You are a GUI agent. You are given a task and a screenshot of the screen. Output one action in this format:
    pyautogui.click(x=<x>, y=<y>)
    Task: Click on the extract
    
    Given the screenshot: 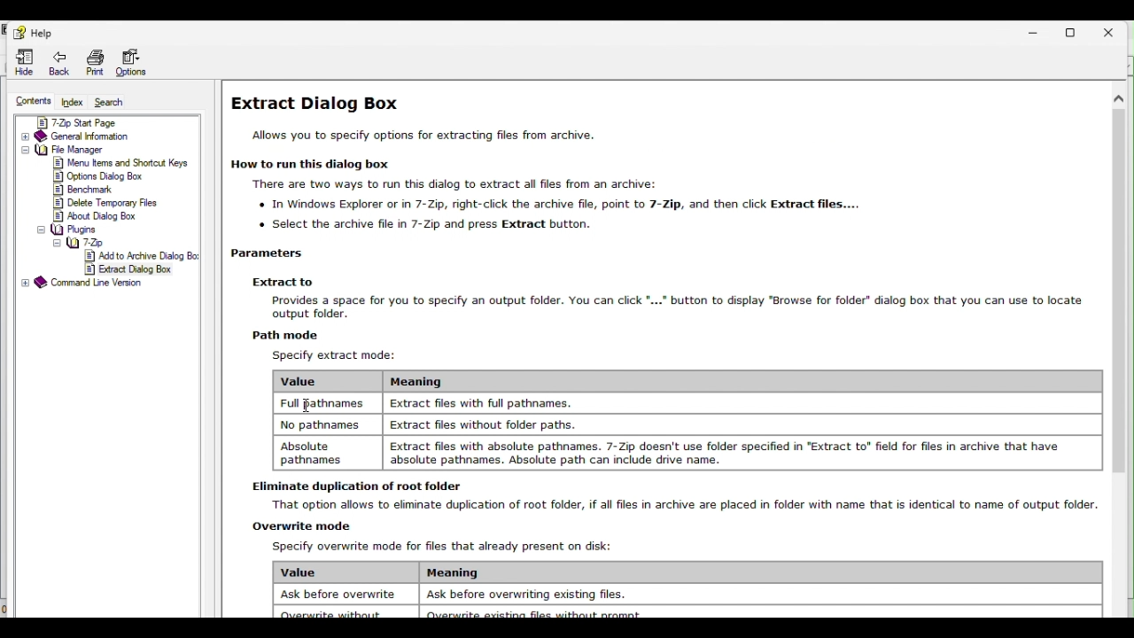 What is the action you would take?
    pyautogui.click(x=129, y=268)
    